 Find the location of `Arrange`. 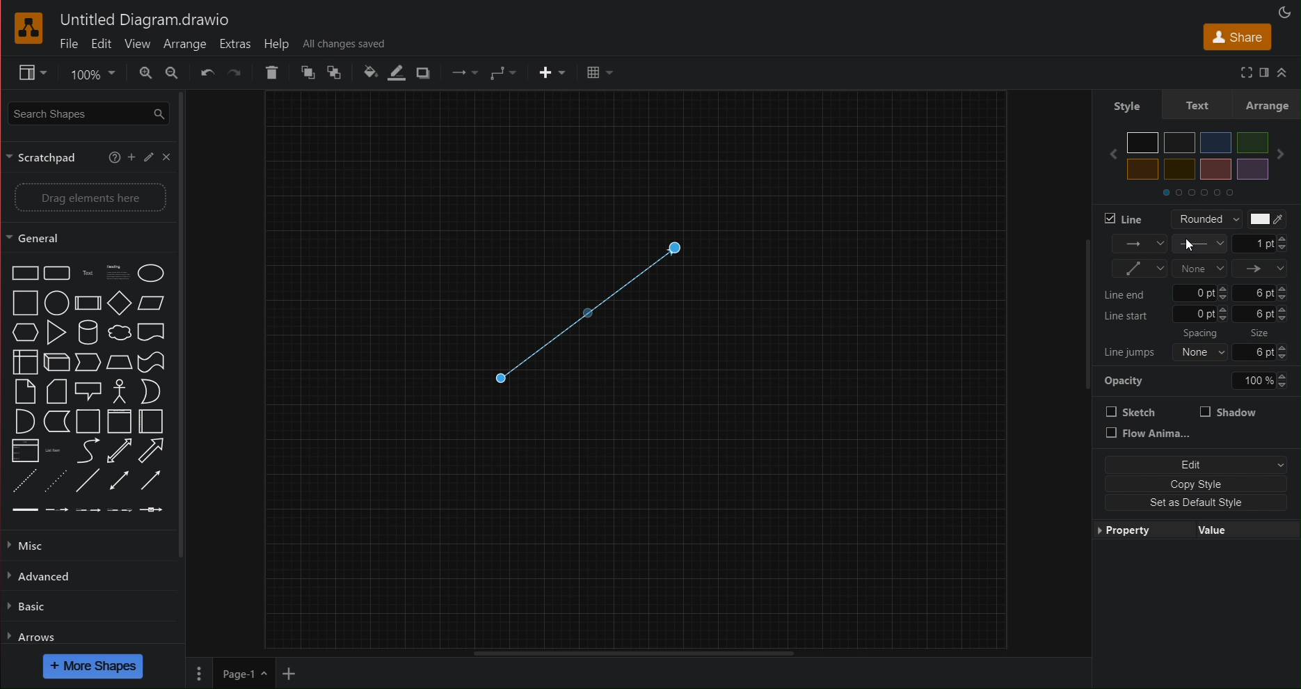

Arrange is located at coordinates (184, 43).